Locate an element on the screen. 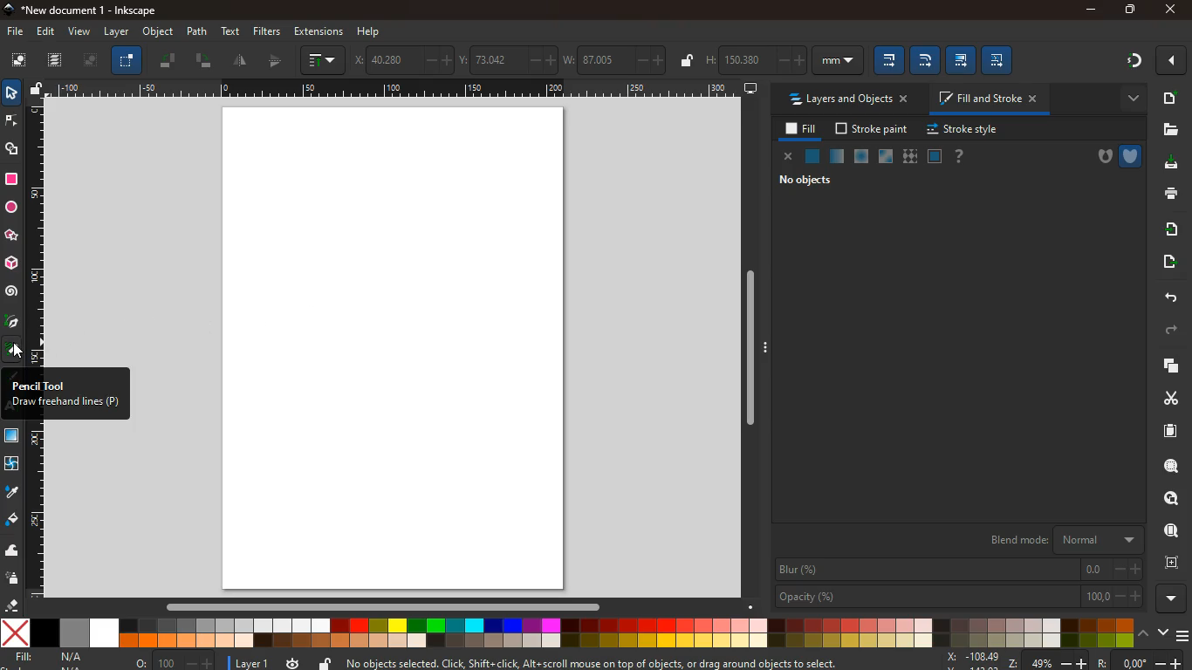 Image resolution: width=1192 pixels, height=670 pixels. wave is located at coordinates (13, 550).